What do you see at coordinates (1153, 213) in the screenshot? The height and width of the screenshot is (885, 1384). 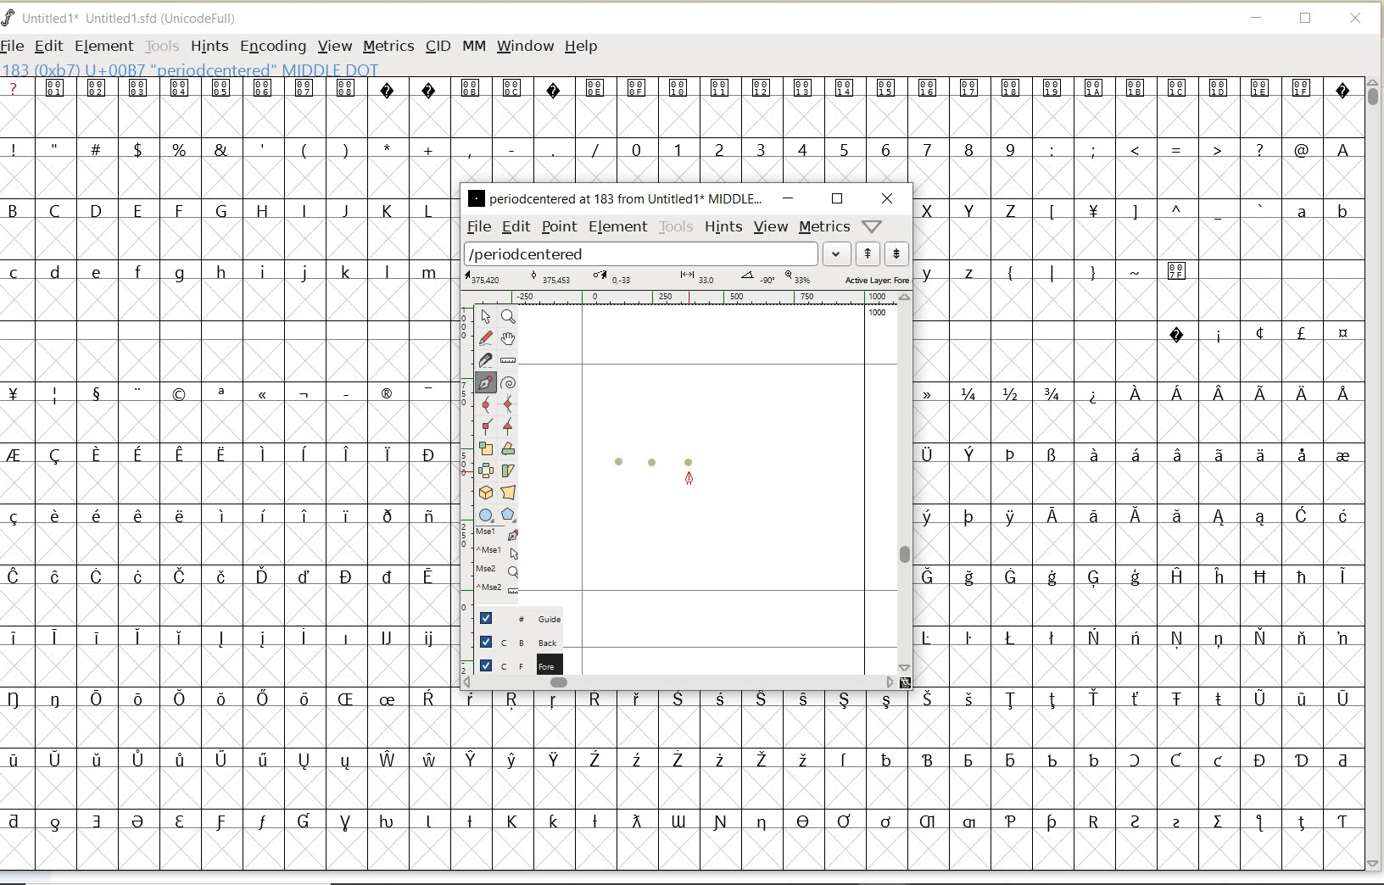 I see `` at bounding box center [1153, 213].